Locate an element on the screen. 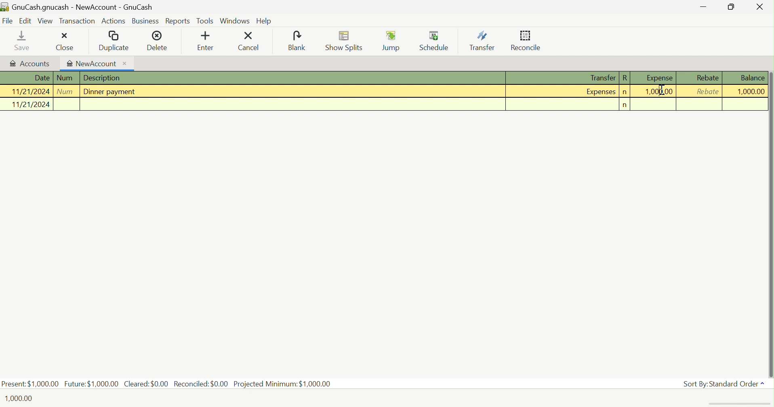 The width and height of the screenshot is (774, 407). Blank is located at coordinates (297, 40).